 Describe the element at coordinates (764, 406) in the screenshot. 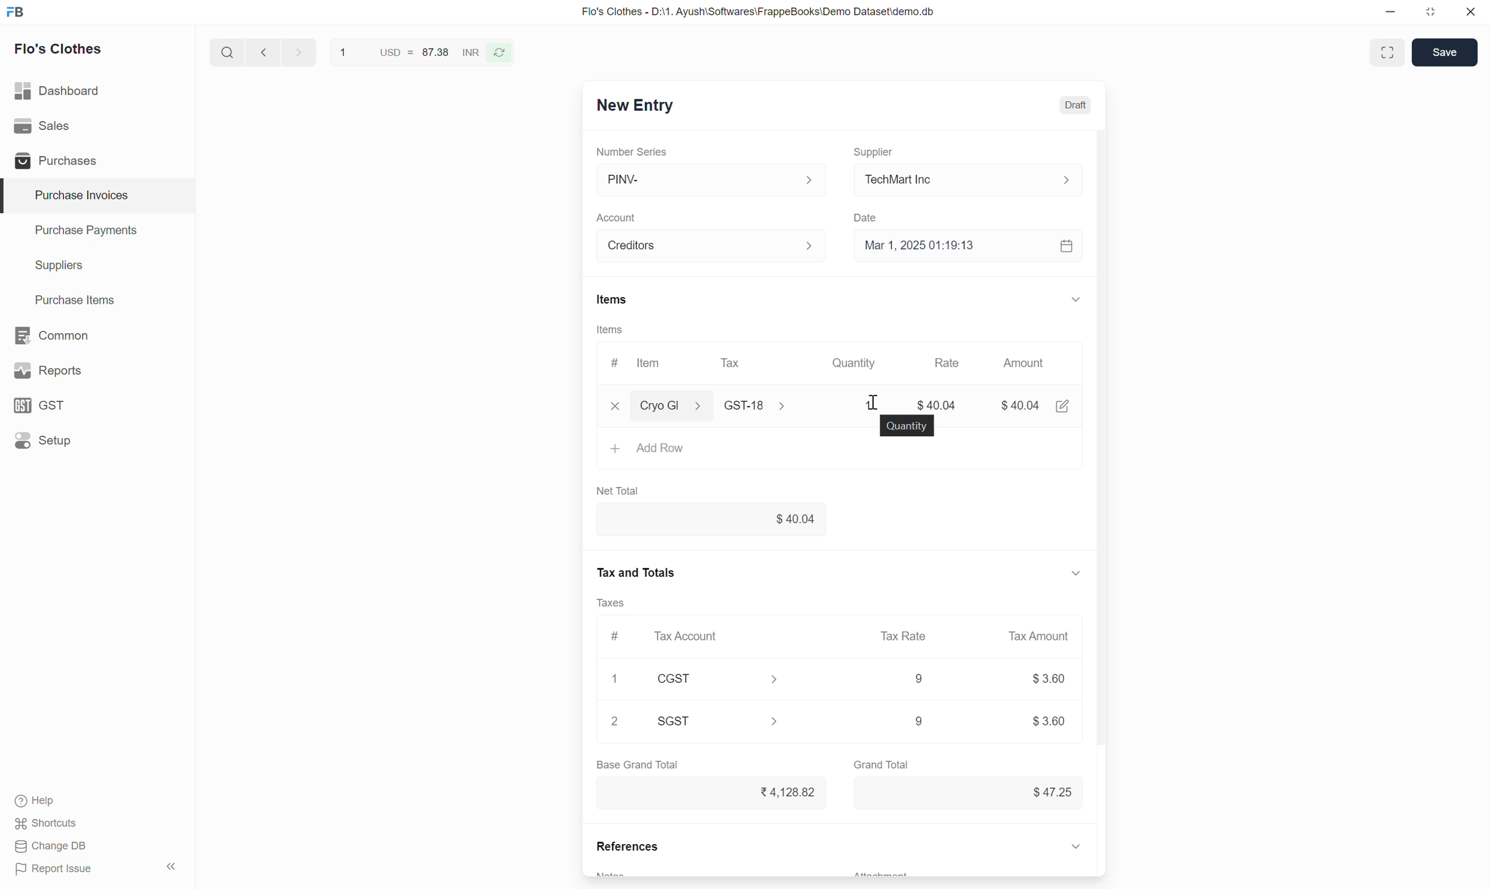

I see `GST-18` at that location.